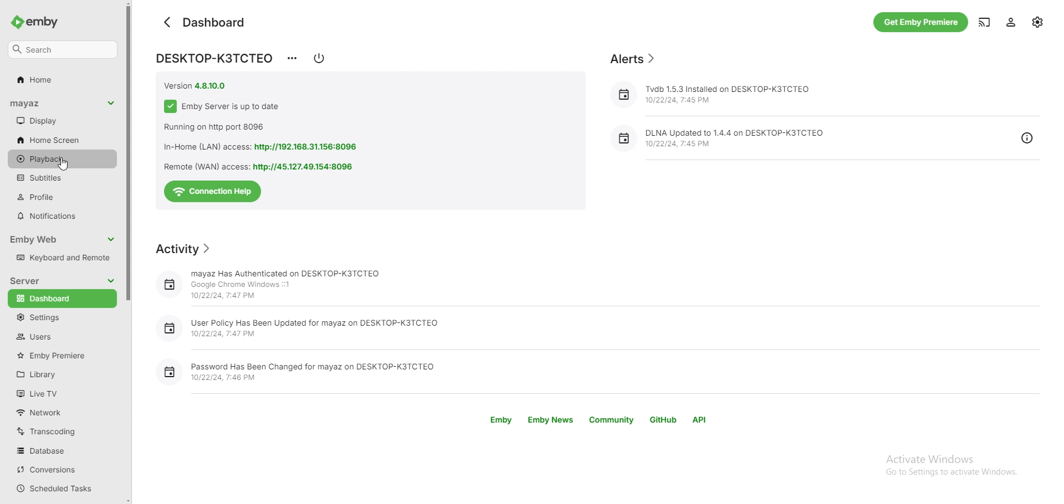  What do you see at coordinates (57, 412) in the screenshot?
I see `network` at bounding box center [57, 412].